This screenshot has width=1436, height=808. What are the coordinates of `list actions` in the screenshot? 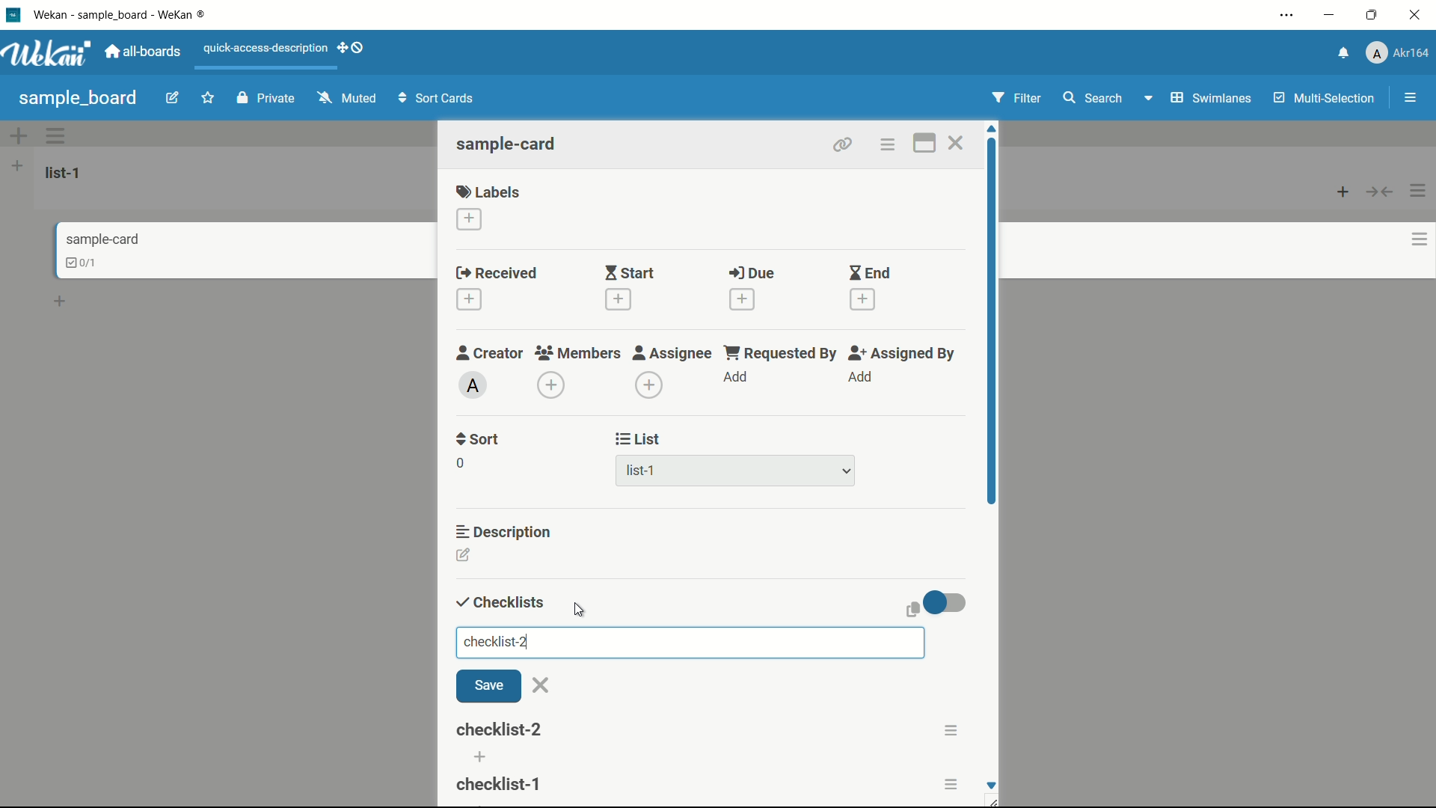 It's located at (1419, 191).